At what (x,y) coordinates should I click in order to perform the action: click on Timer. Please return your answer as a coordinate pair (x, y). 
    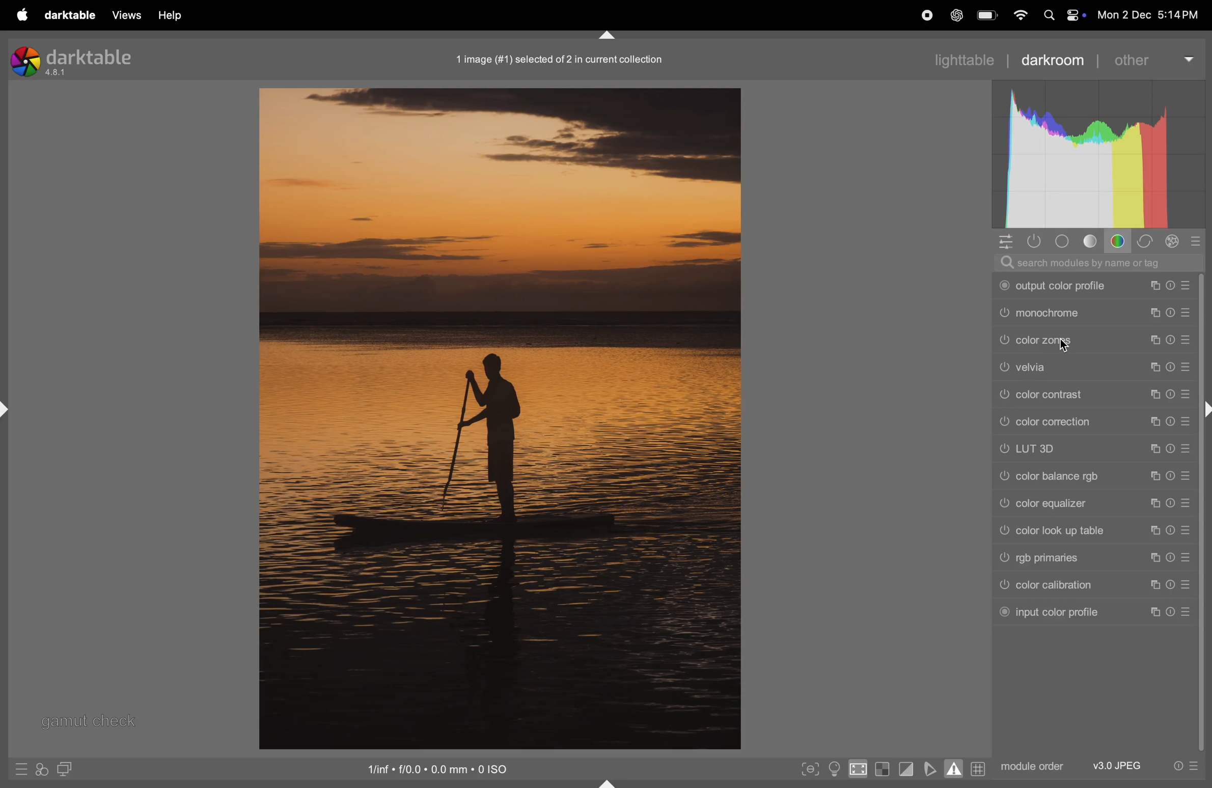
    Looking at the image, I should click on (1169, 529).